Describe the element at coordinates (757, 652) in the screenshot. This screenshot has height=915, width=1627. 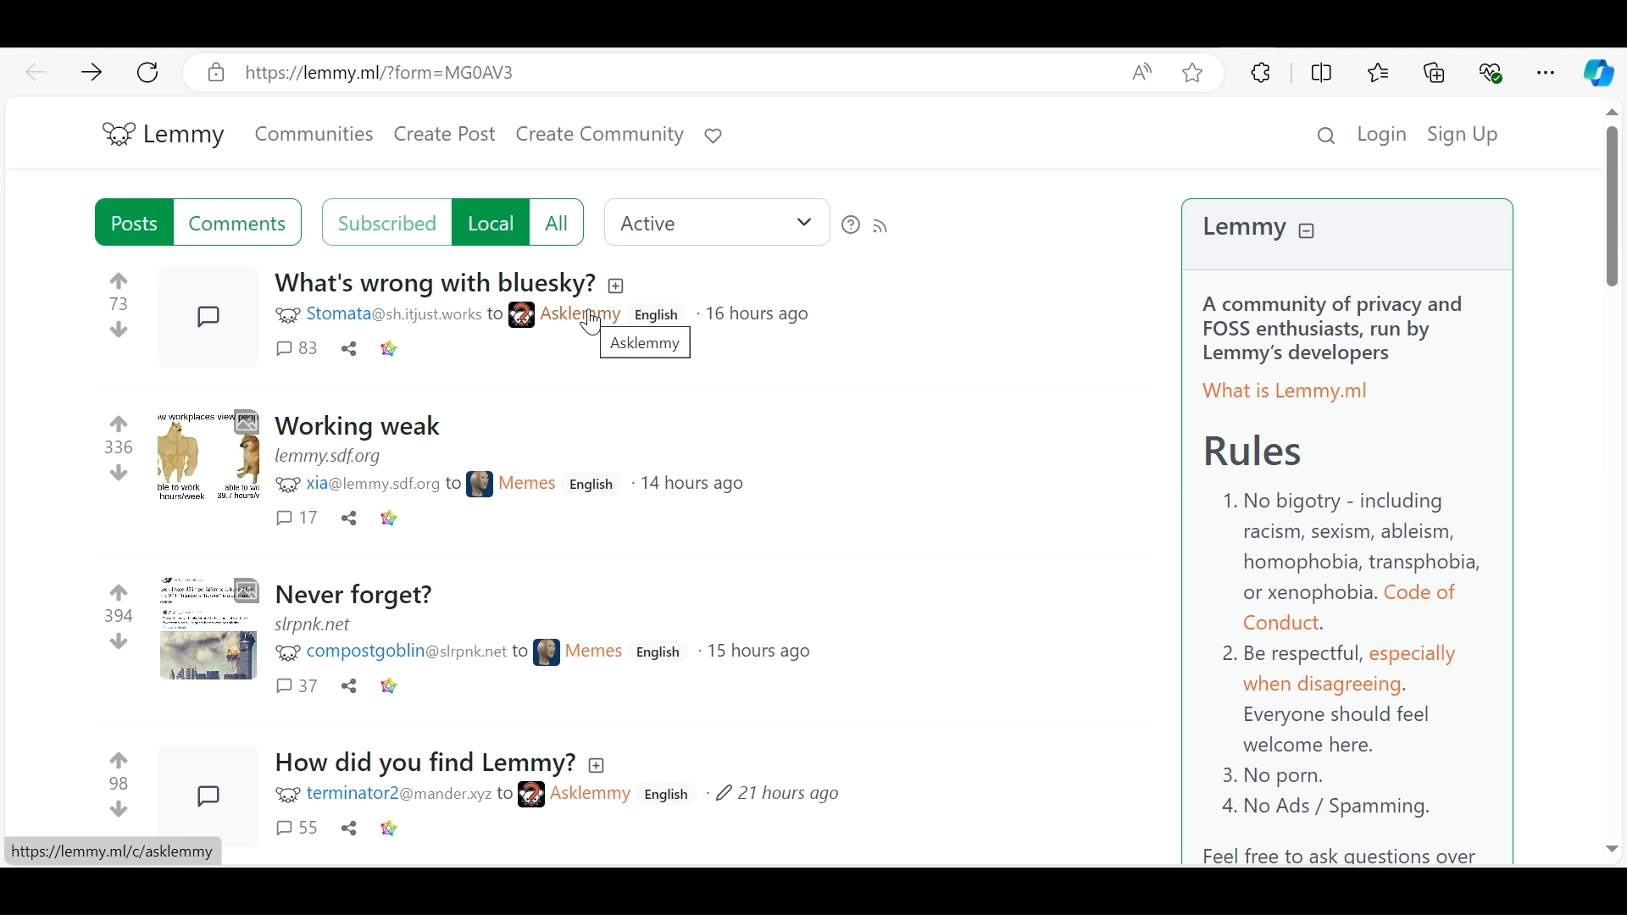
I see `Time posted` at that location.